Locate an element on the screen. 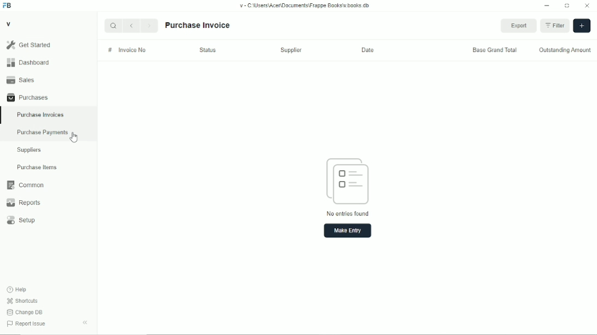 The image size is (597, 335). Common is located at coordinates (49, 185).